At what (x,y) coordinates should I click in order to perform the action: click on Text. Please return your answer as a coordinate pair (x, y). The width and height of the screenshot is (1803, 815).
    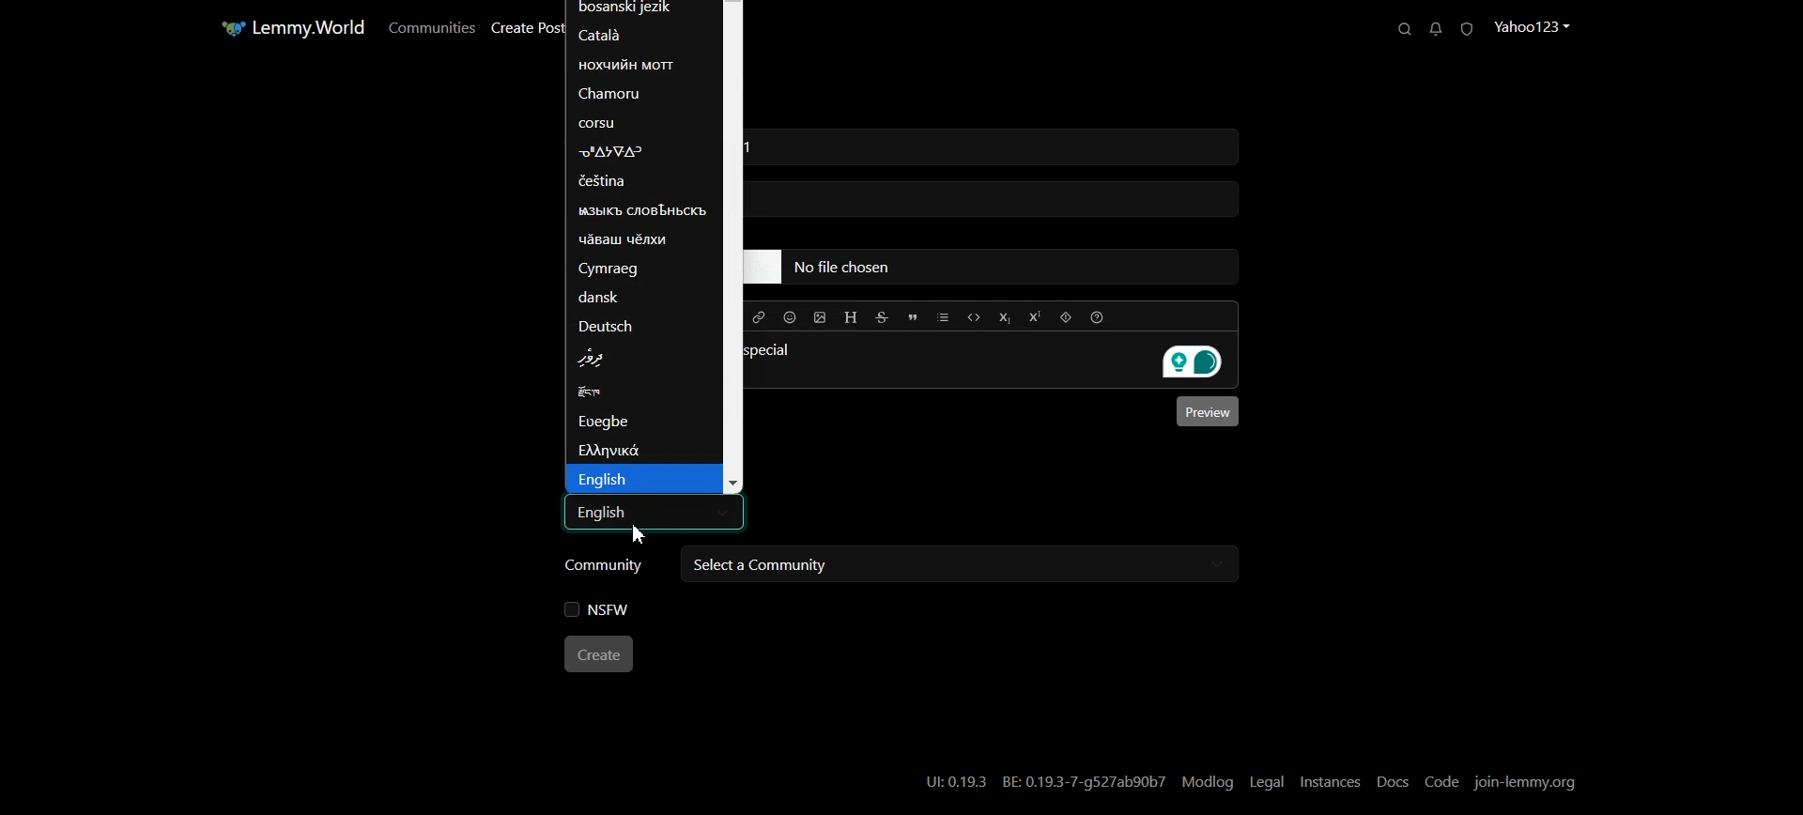
    Looking at the image, I should click on (641, 536).